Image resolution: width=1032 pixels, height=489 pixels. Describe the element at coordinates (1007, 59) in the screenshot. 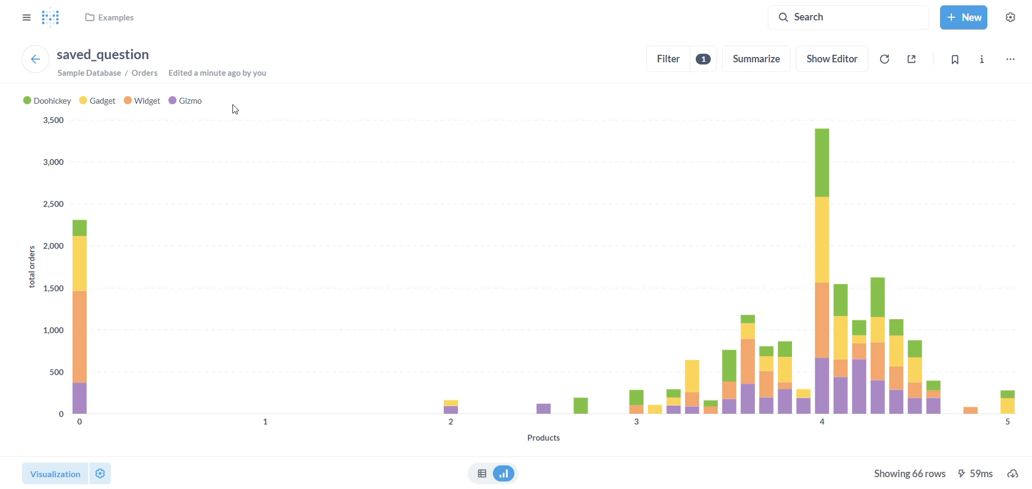

I see `more options` at that location.